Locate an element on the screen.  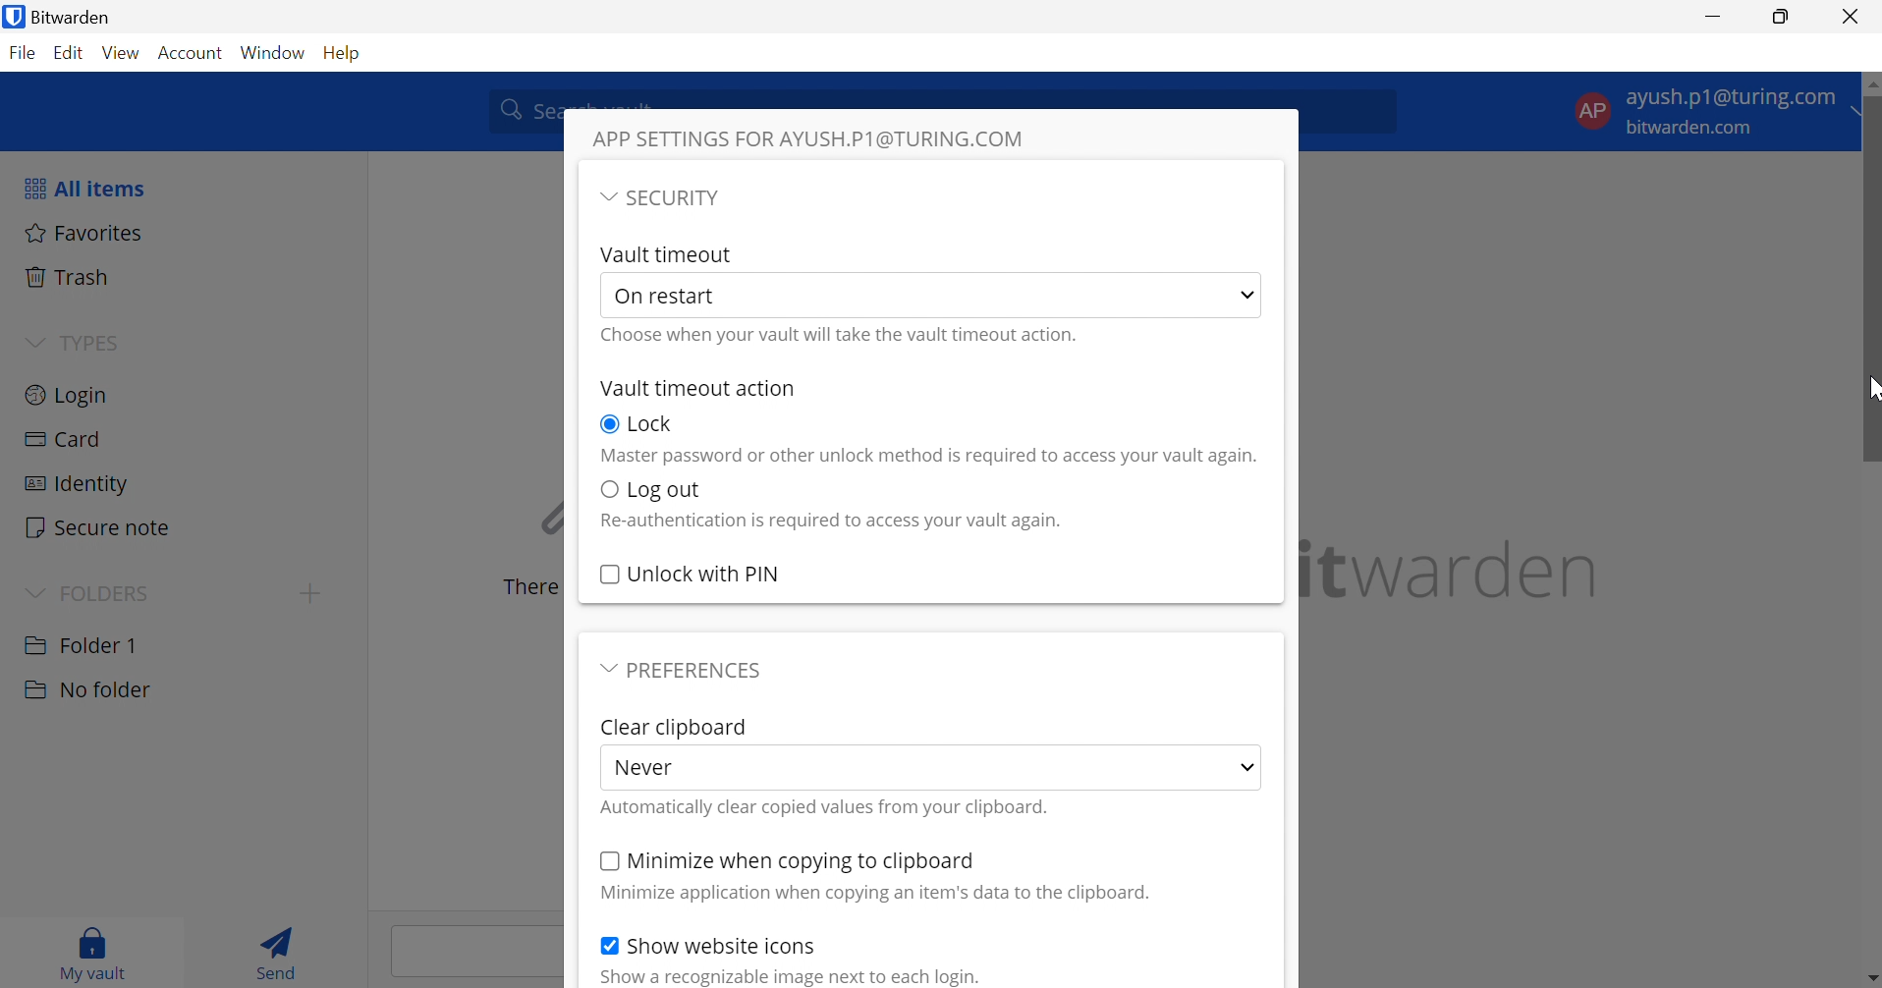
e-Authentication is required to access your vault again. is located at coordinates (830, 522).